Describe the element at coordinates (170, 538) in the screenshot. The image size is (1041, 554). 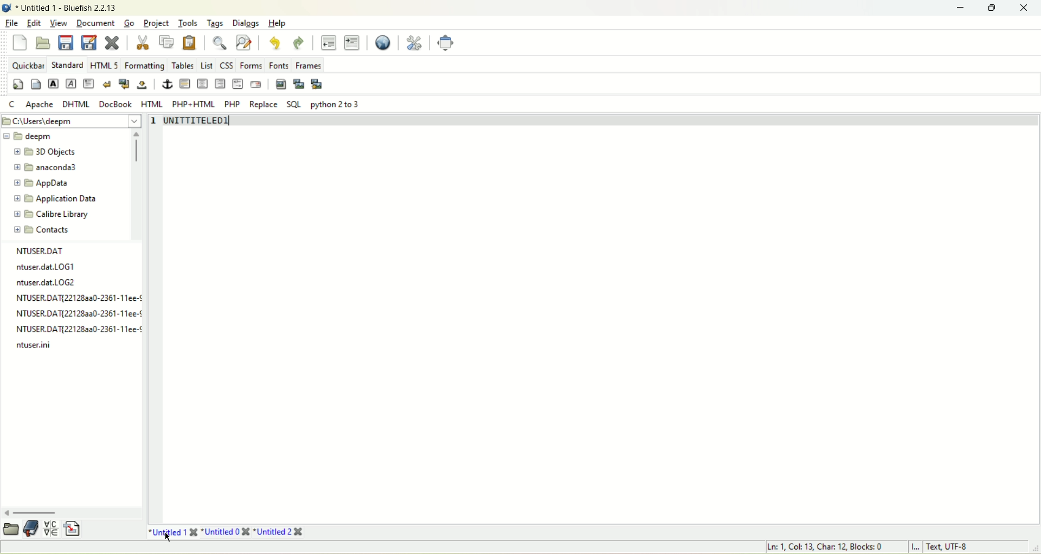
I see `cursor` at that location.